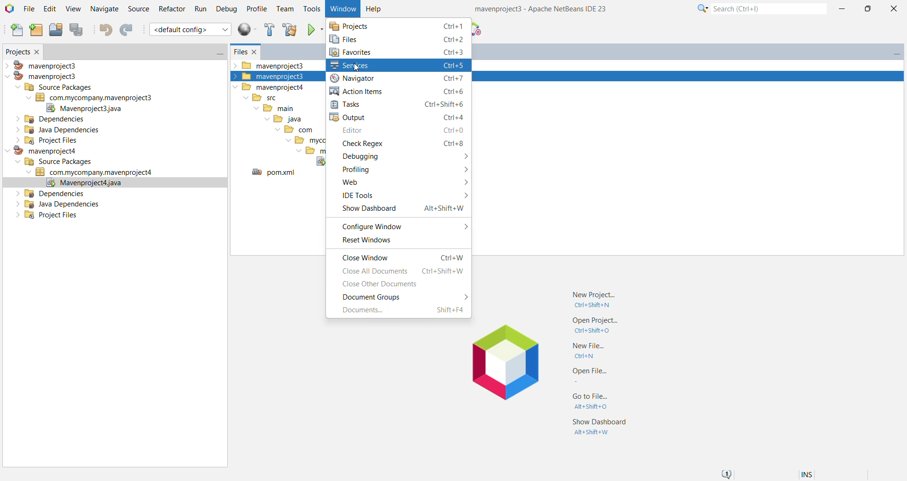  I want to click on Build Project, so click(269, 30).